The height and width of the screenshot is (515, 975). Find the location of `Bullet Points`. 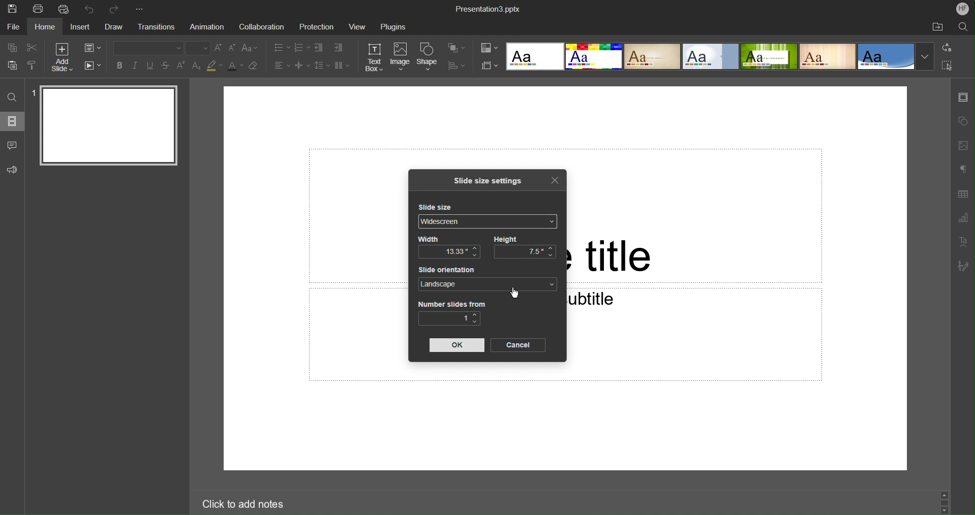

Bullet Points is located at coordinates (281, 47).